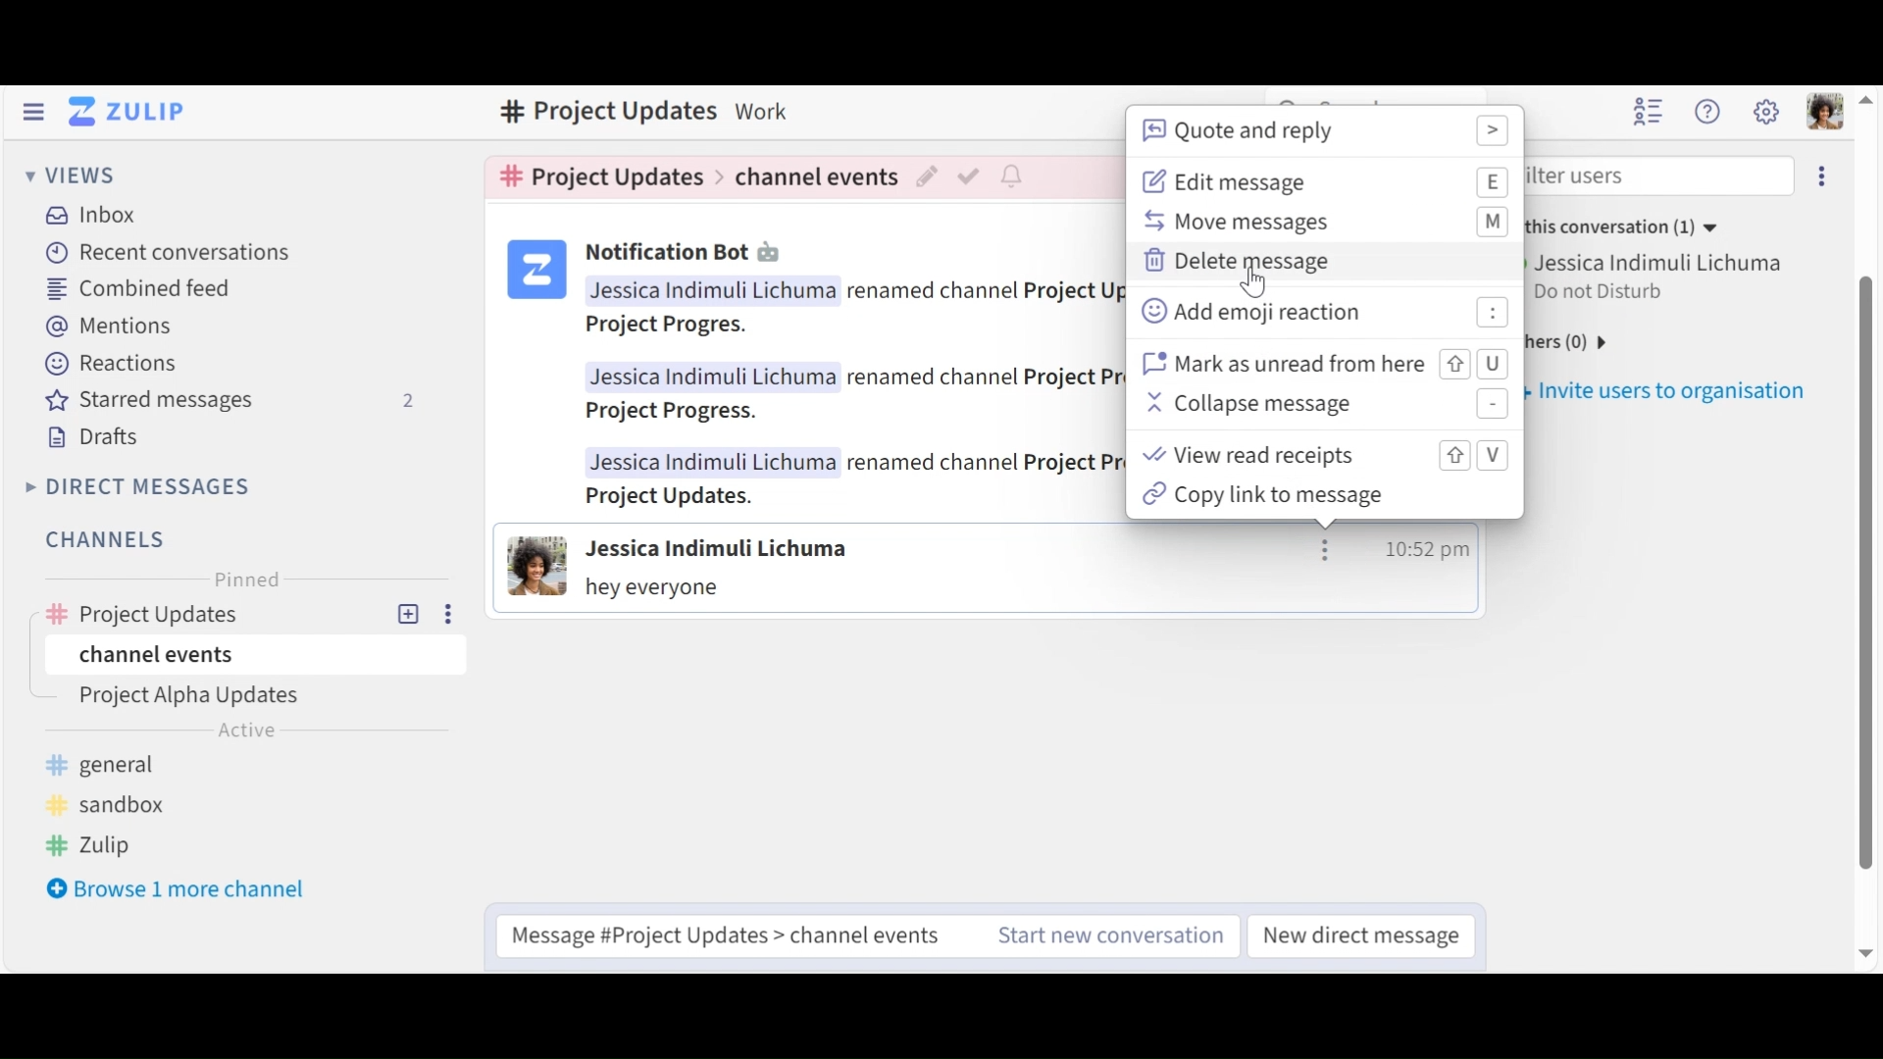  What do you see at coordinates (98, 214) in the screenshot?
I see `Inbox` at bounding box center [98, 214].